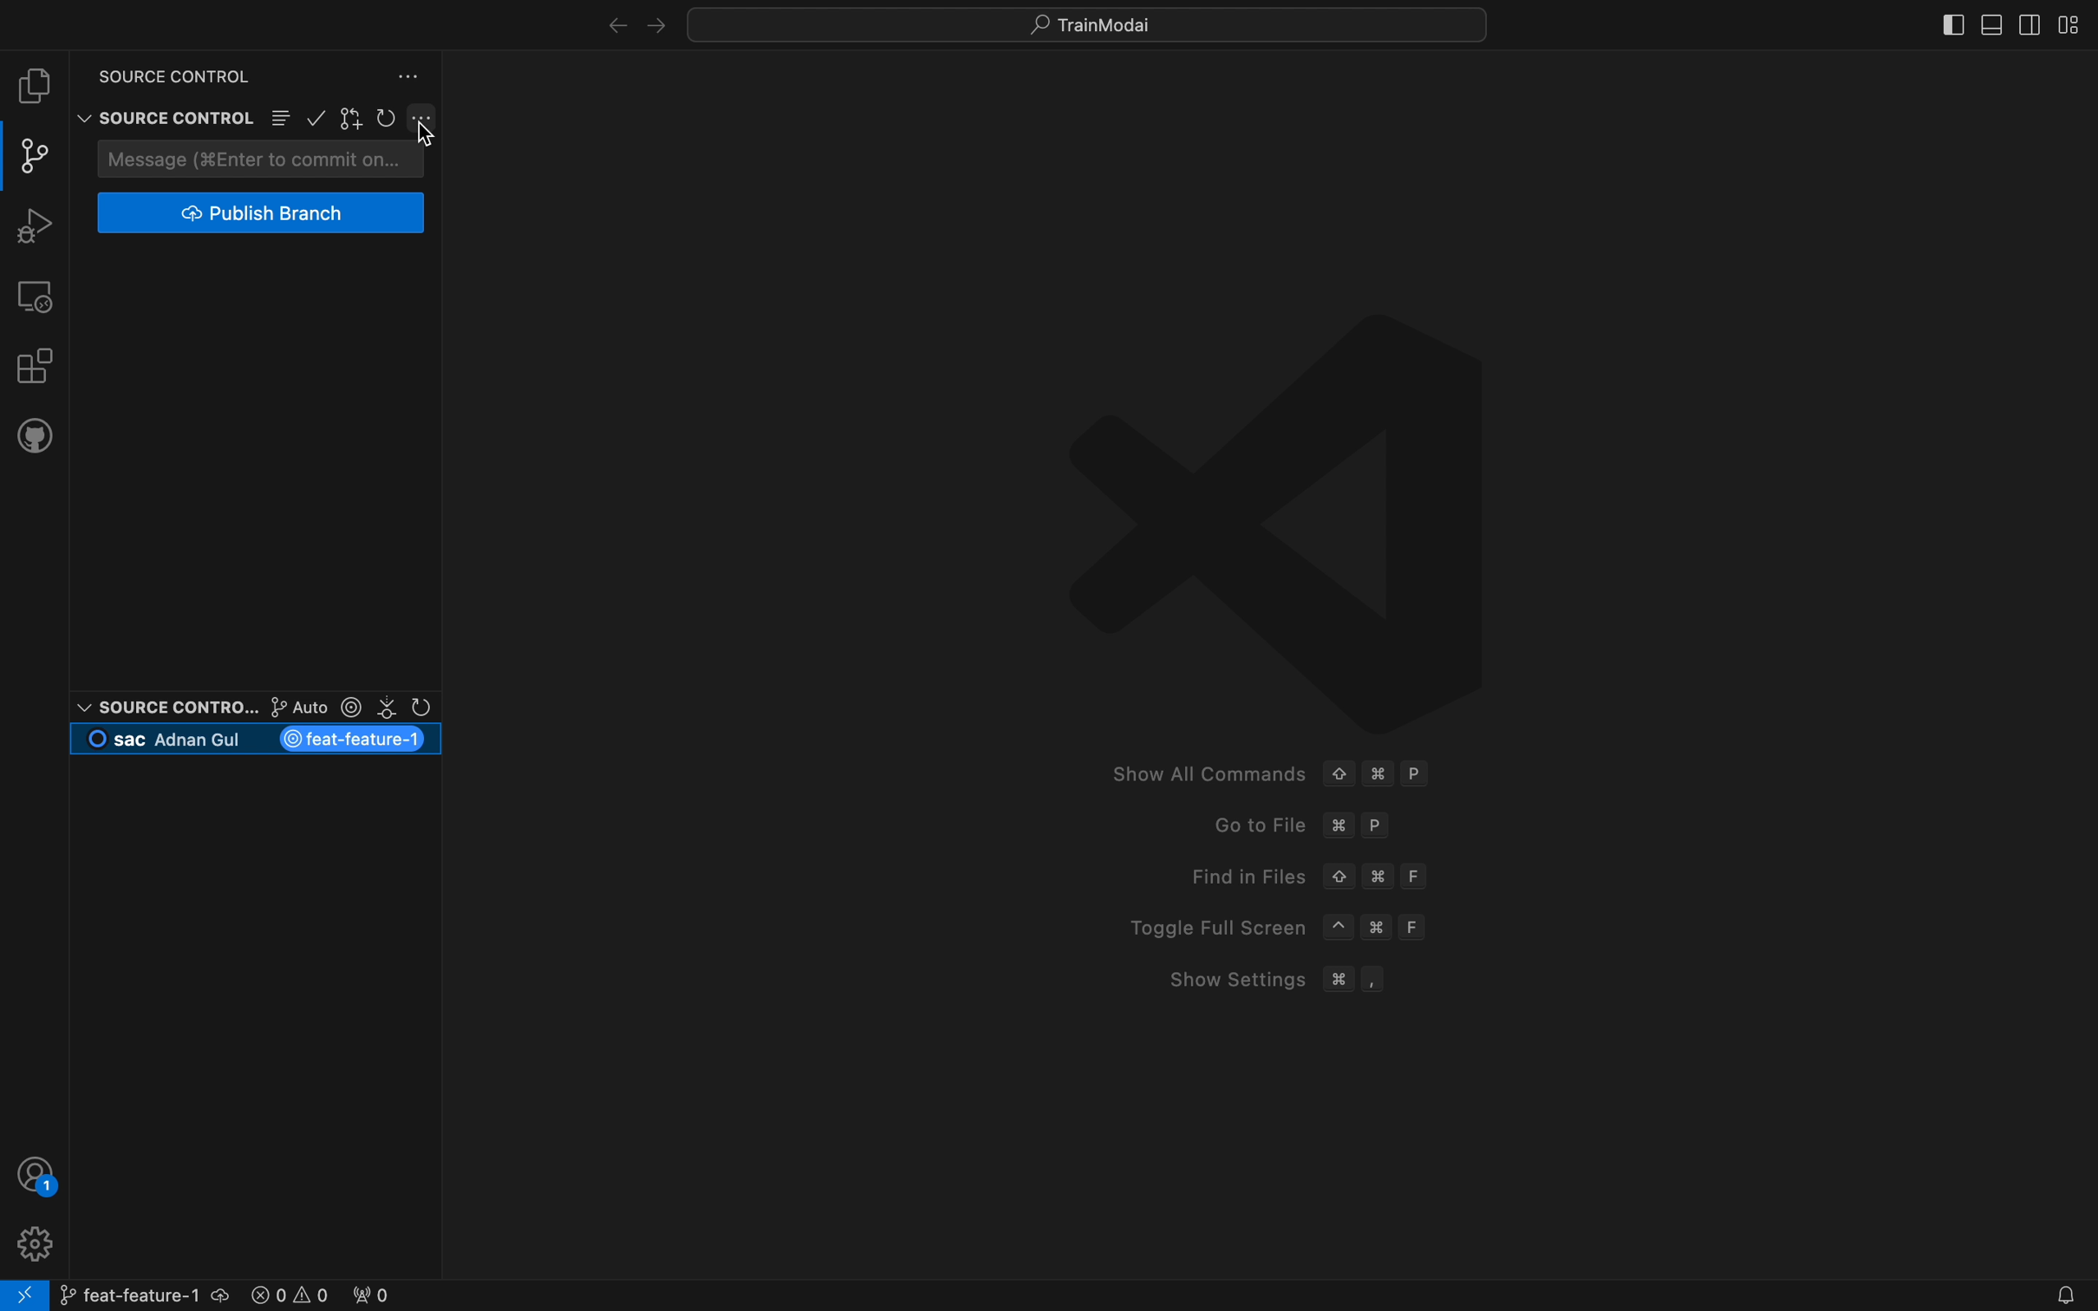 This screenshot has height=1311, width=2098. What do you see at coordinates (33, 363) in the screenshot?
I see `extensions` at bounding box center [33, 363].